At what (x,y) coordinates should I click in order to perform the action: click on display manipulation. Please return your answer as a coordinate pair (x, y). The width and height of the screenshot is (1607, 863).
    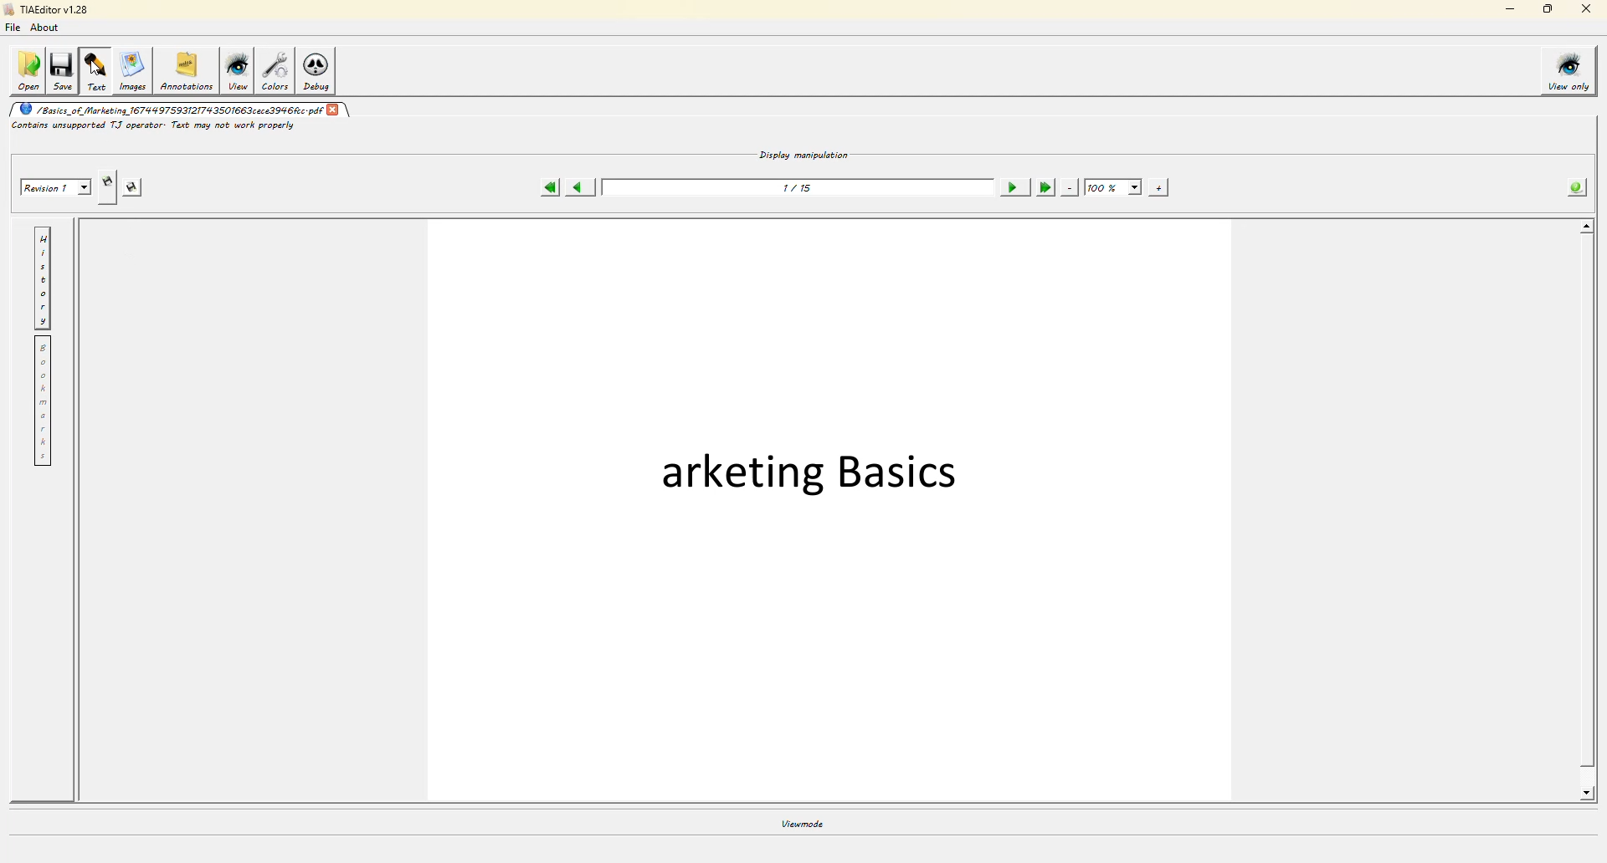
    Looking at the image, I should click on (804, 154).